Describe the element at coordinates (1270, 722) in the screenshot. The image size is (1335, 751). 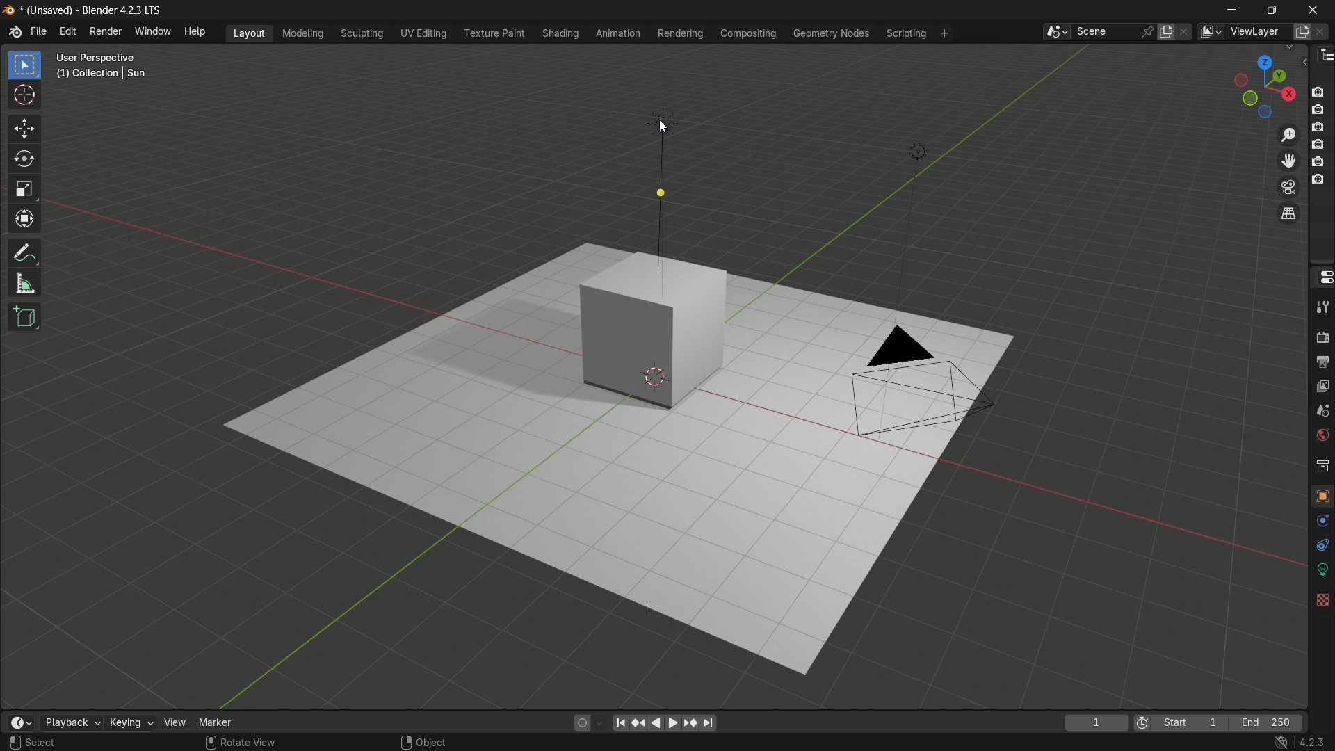
I see `end 250` at that location.